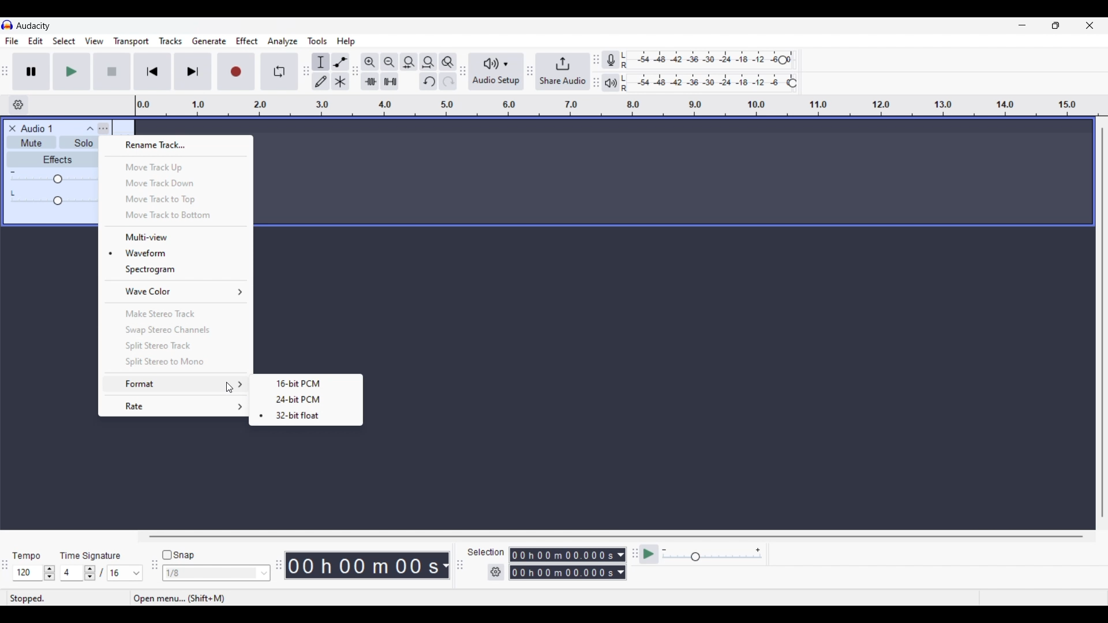  What do you see at coordinates (616, 536) in the screenshot?
I see `Horizontal slide bar` at bounding box center [616, 536].